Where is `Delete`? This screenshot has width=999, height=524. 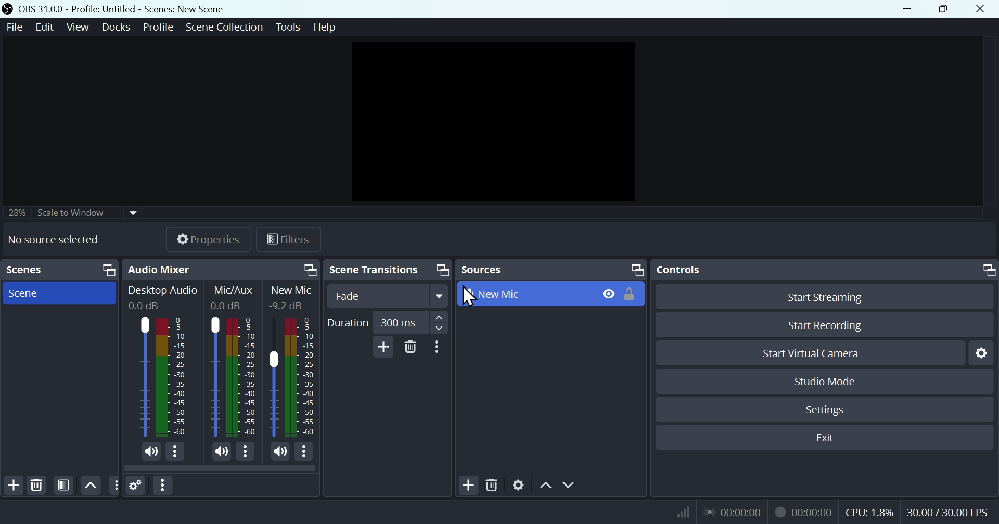 Delete is located at coordinates (41, 485).